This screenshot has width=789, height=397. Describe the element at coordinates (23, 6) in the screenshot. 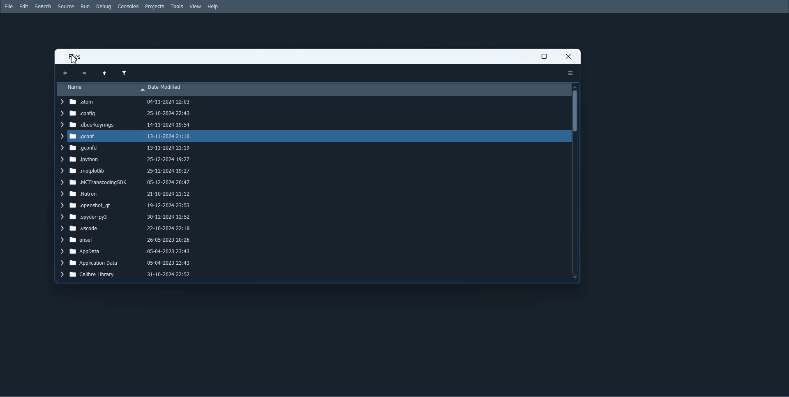

I see `Edit` at that location.